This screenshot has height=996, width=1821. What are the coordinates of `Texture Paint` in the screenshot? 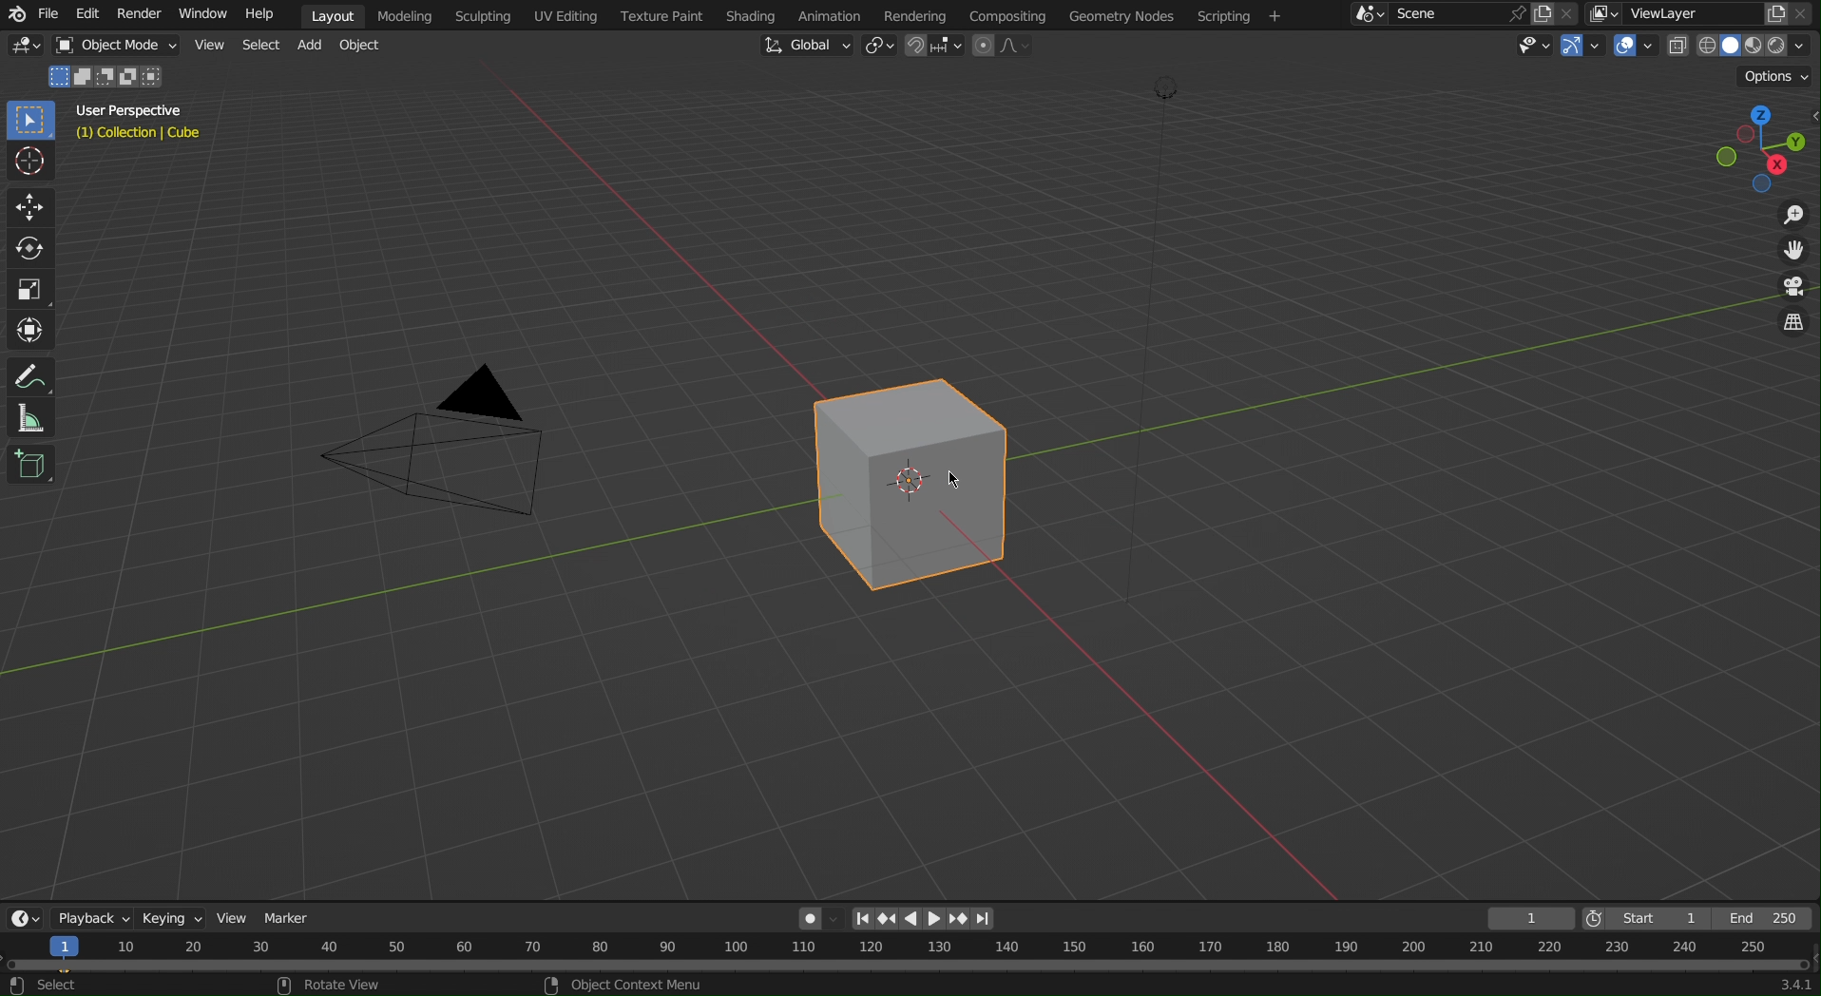 It's located at (661, 16).